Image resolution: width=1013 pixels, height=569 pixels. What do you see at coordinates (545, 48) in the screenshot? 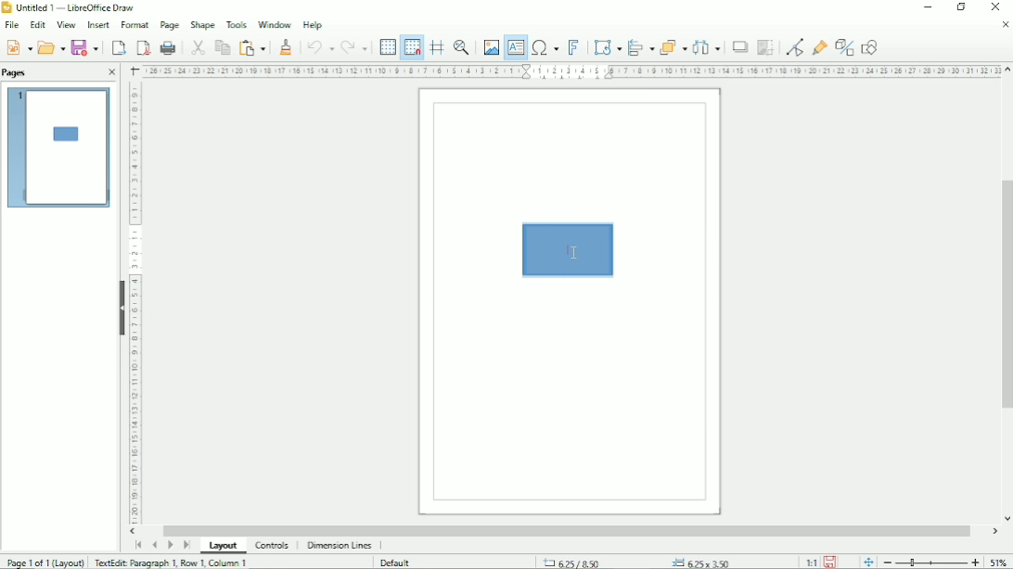
I see `Insert special characters` at bounding box center [545, 48].